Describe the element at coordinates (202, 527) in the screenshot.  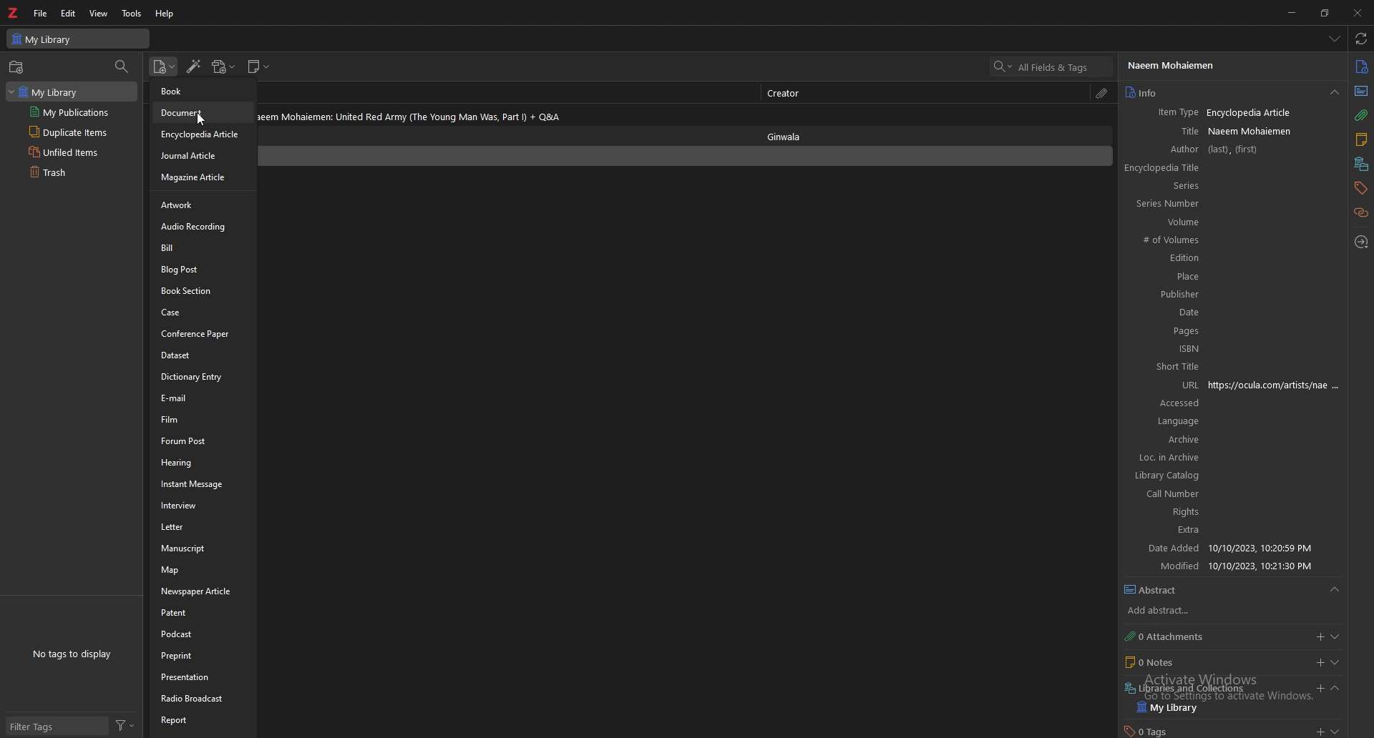
I see `letter` at that location.